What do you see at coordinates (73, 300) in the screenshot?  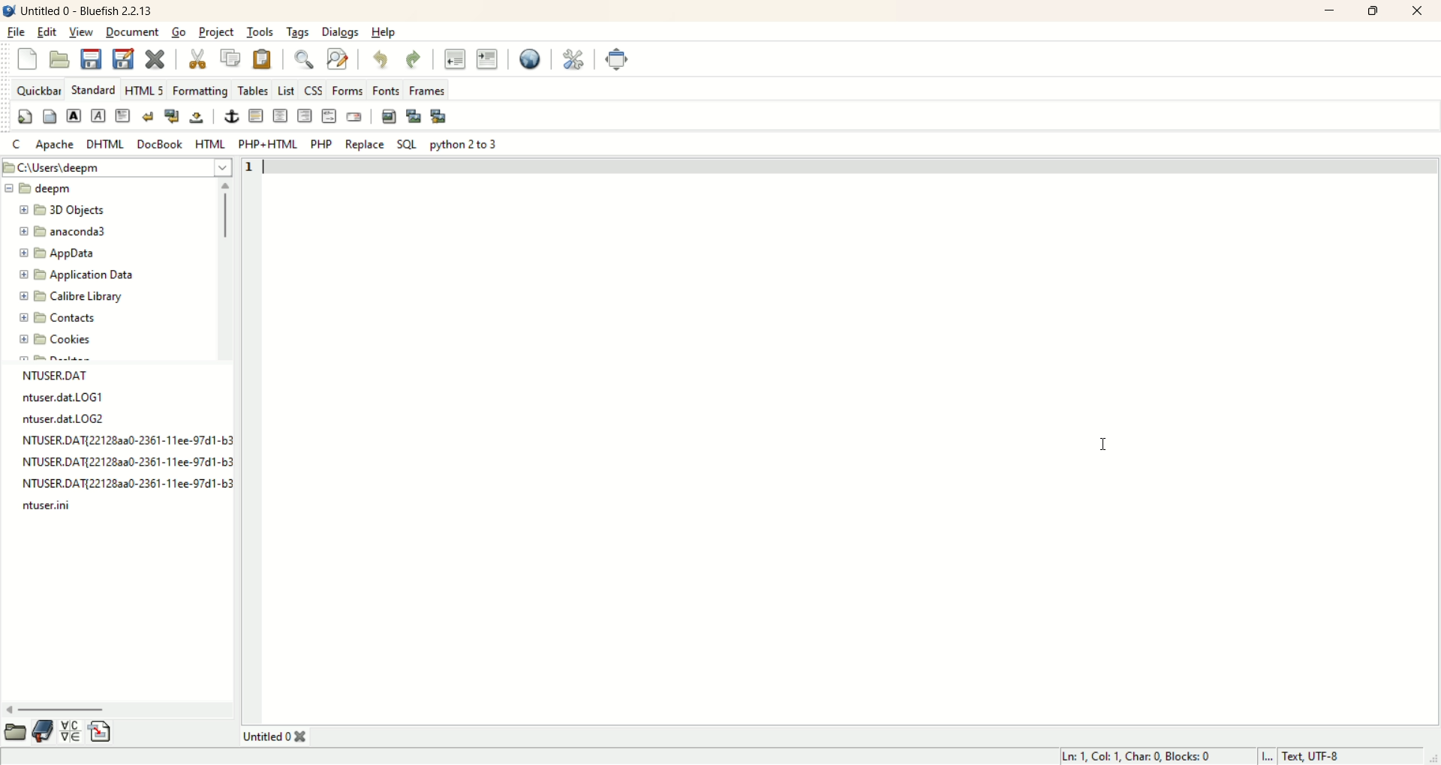 I see `calibre ` at bounding box center [73, 300].